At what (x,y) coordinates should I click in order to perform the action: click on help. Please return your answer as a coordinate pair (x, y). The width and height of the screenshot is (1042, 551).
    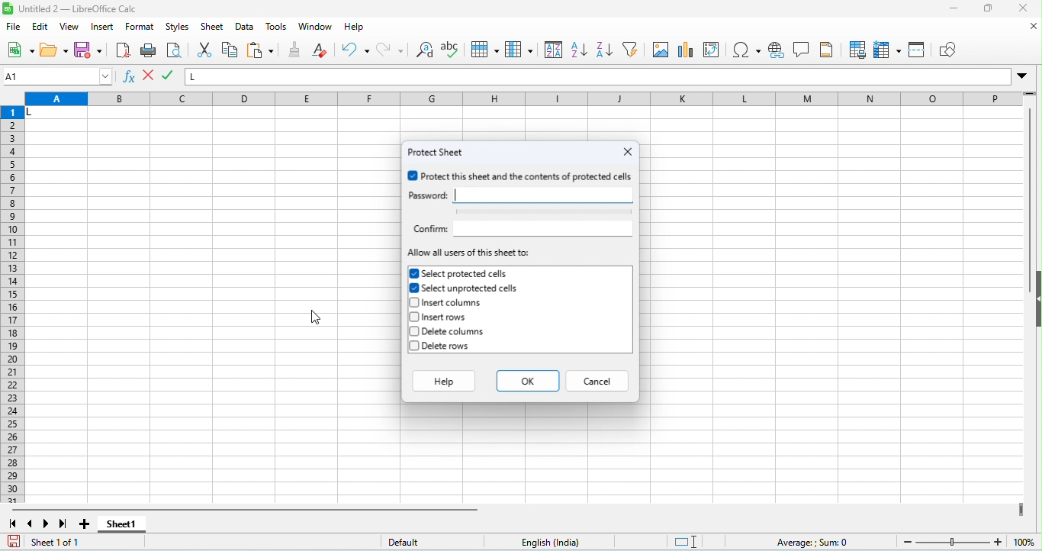
    Looking at the image, I should click on (442, 380).